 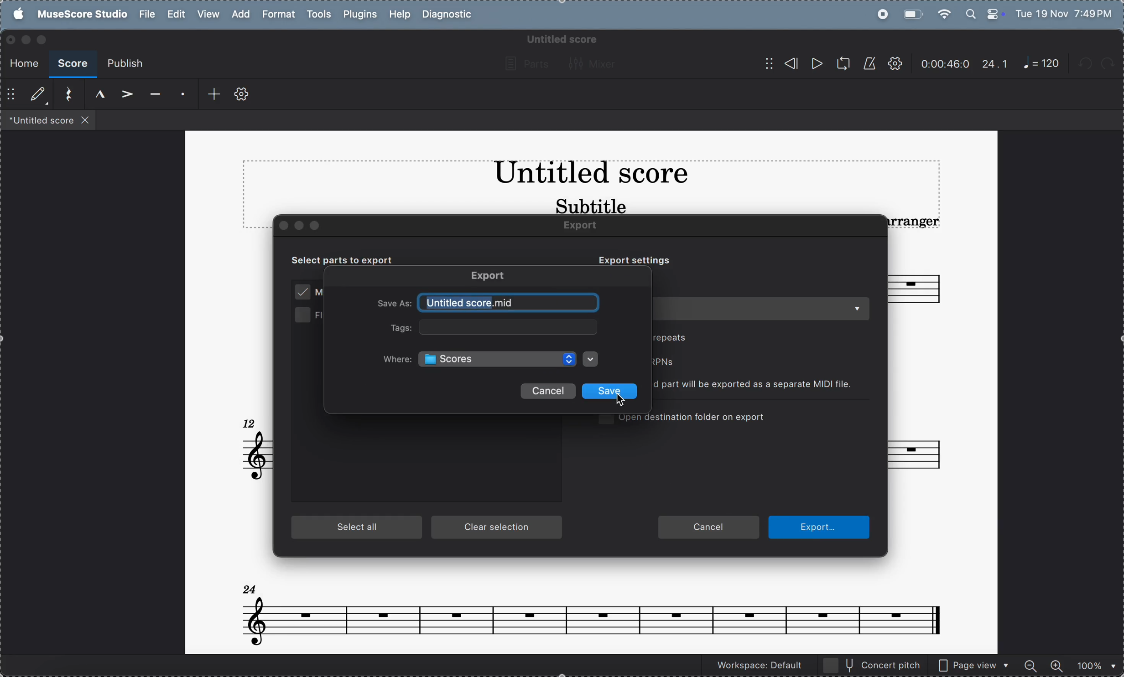 I want to click on select all, so click(x=358, y=528).